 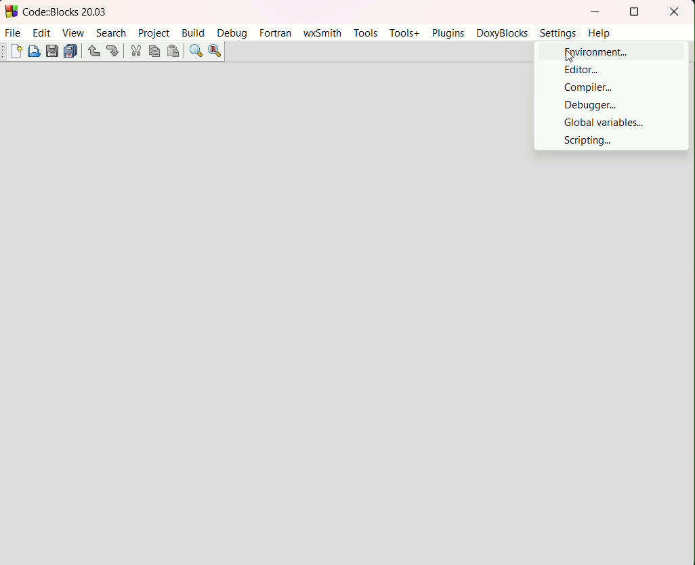 What do you see at coordinates (503, 34) in the screenshot?
I see `doxyblocks` at bounding box center [503, 34].